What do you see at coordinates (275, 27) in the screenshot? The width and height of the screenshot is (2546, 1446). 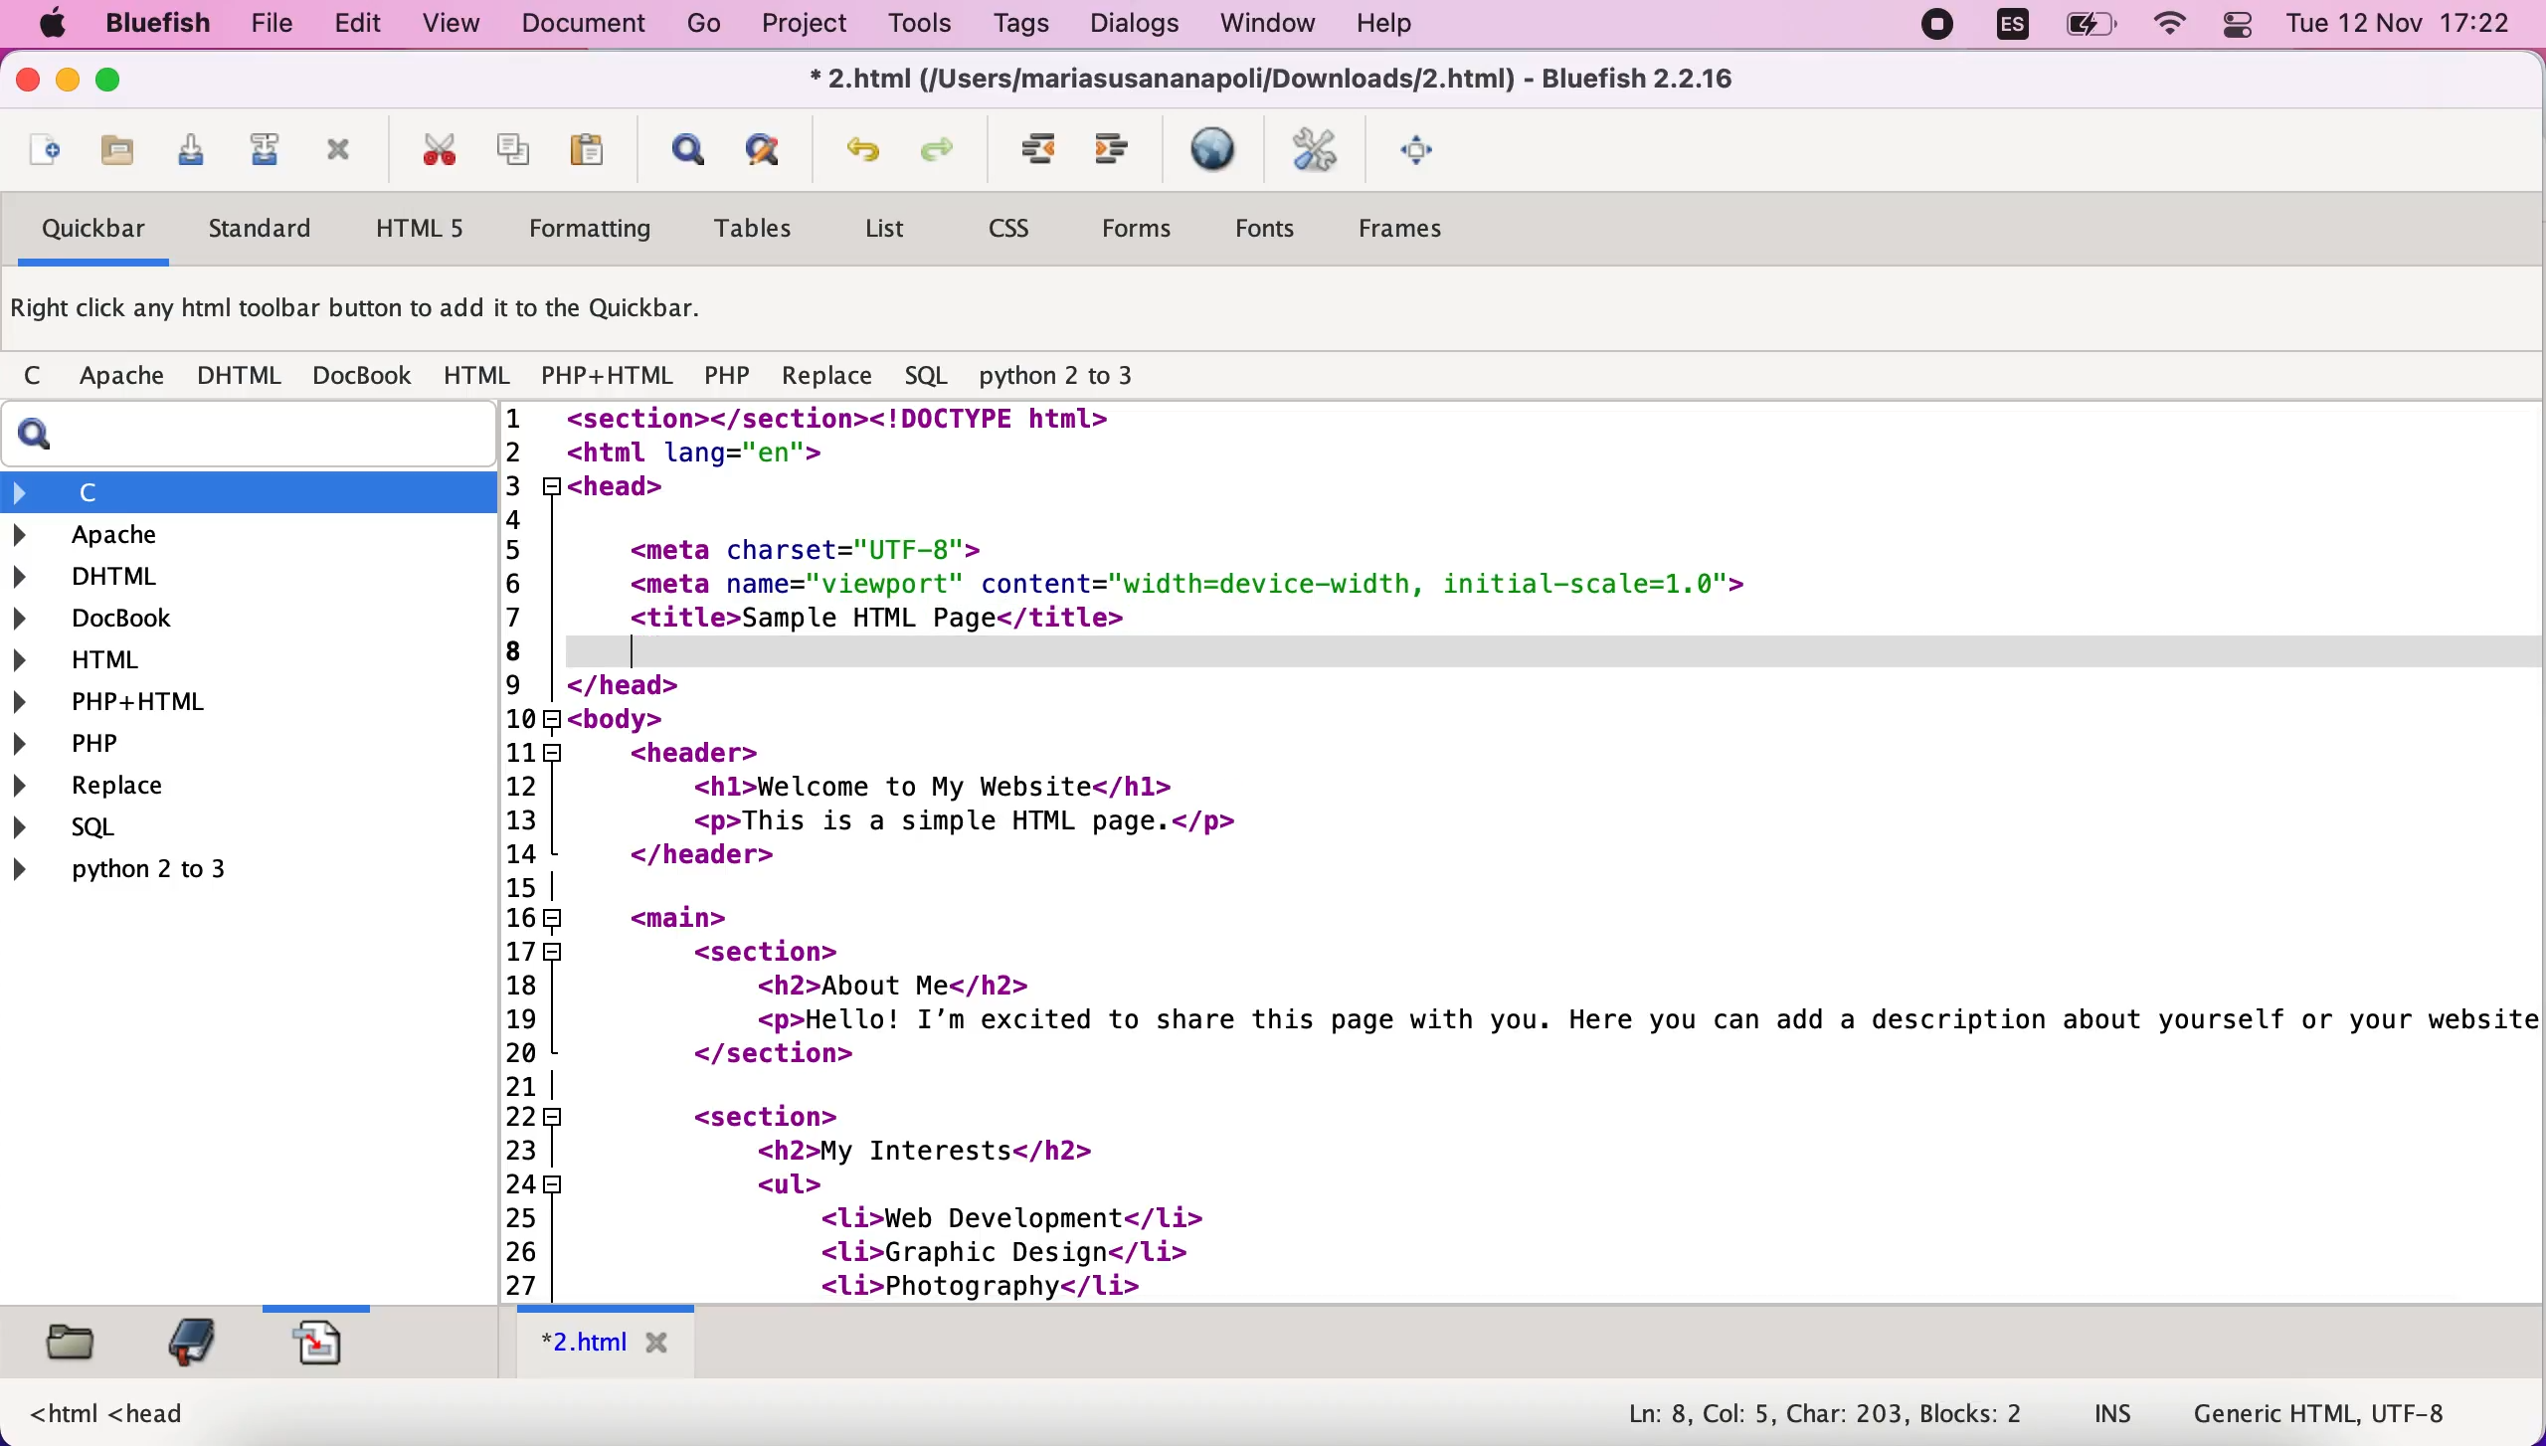 I see `file` at bounding box center [275, 27].